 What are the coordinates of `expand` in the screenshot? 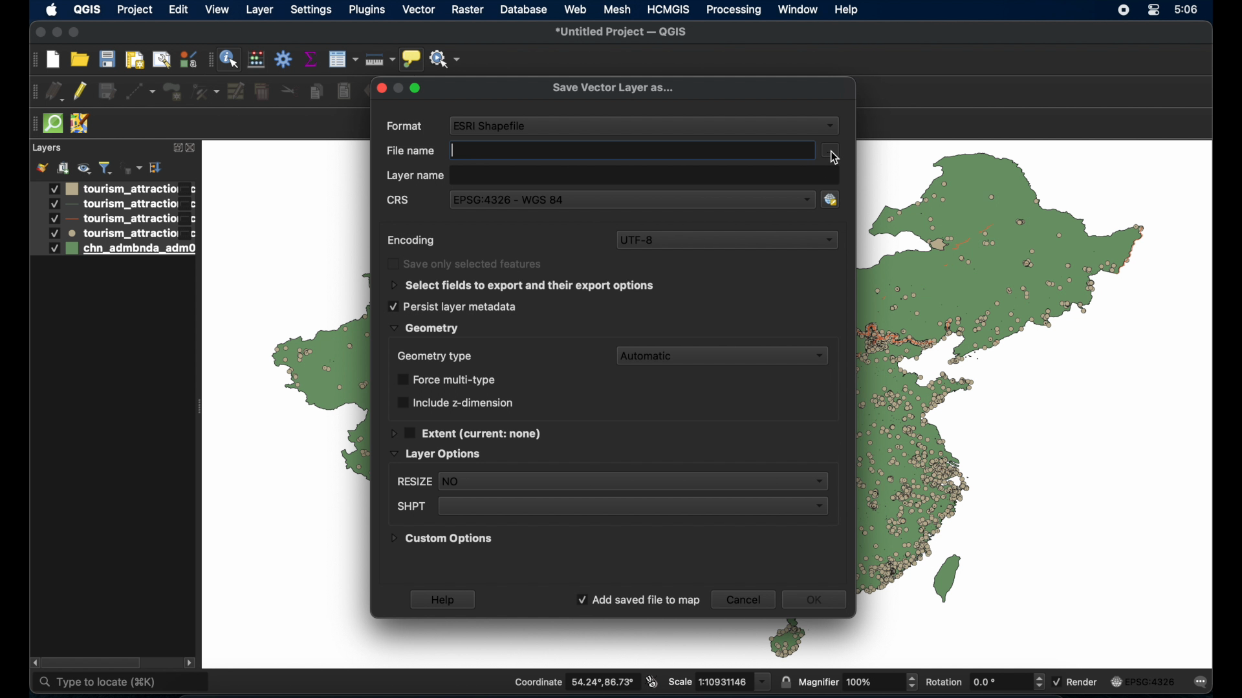 It's located at (176, 148).